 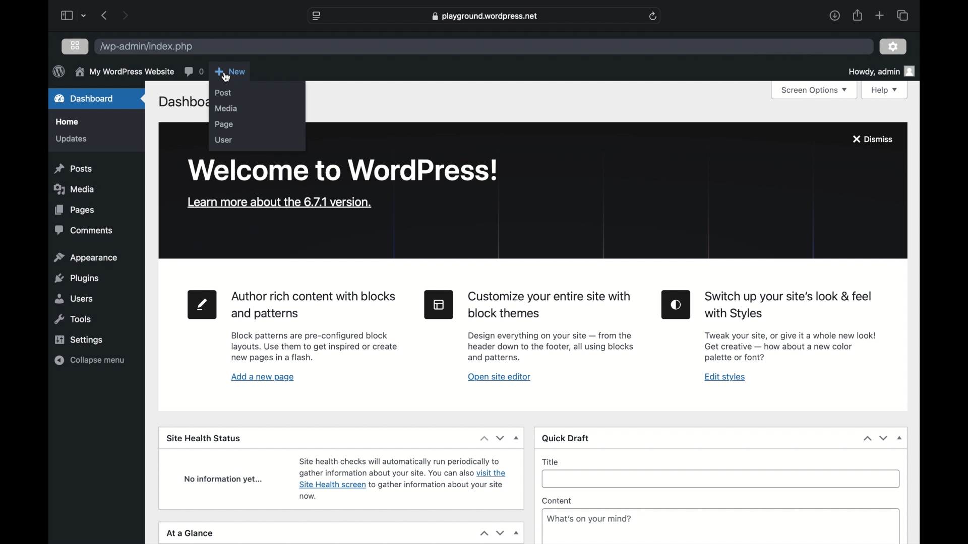 I want to click on collapse menu, so click(x=90, y=360).